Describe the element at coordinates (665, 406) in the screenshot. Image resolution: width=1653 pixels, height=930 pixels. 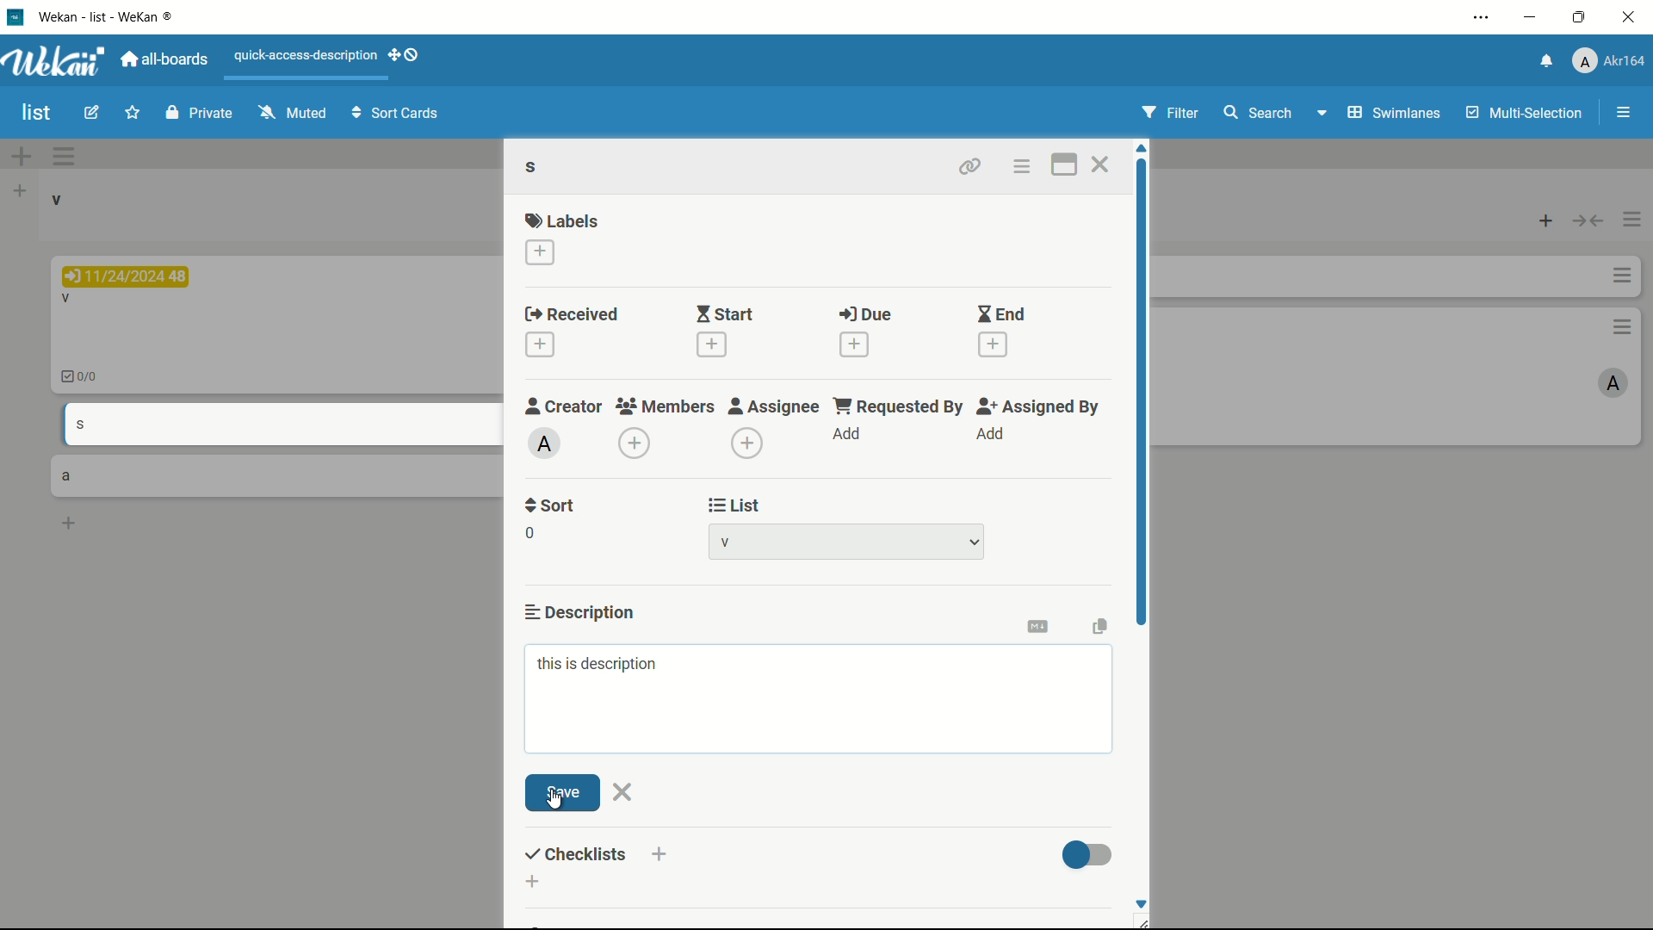
I see `members` at that location.